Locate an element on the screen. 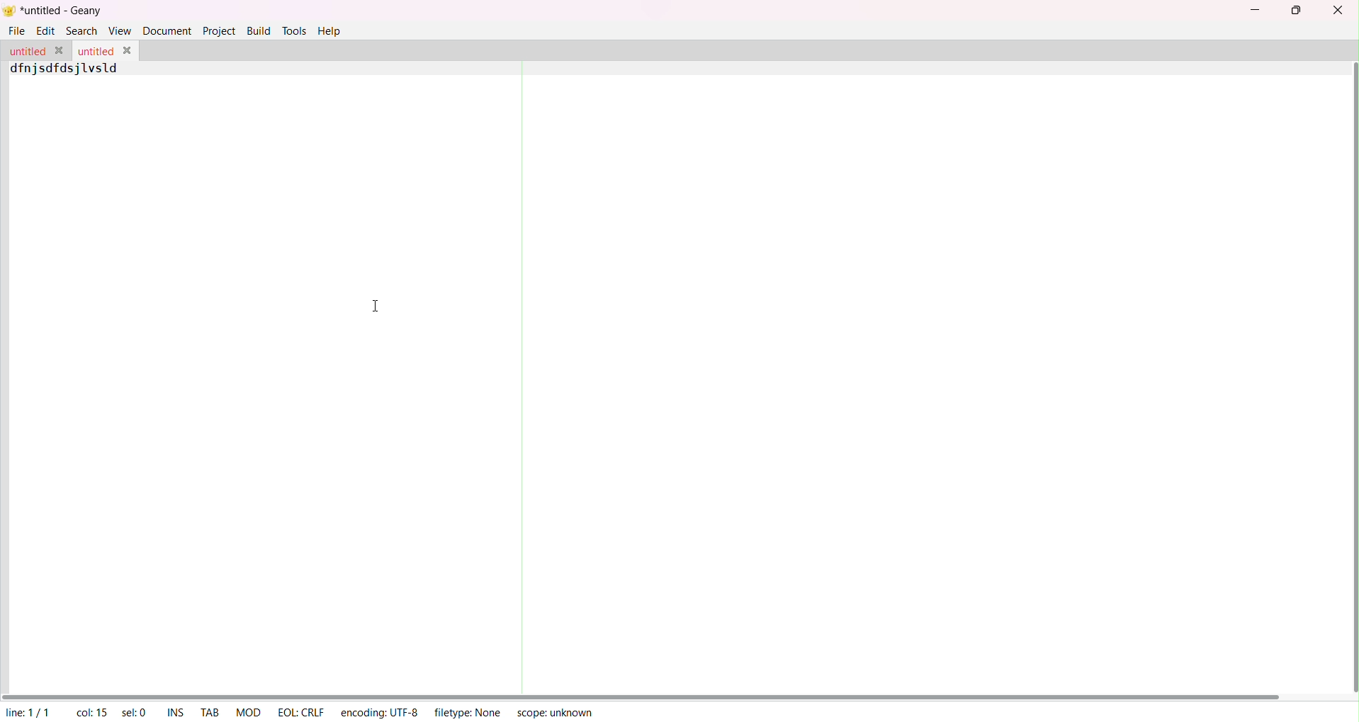  logo is located at coordinates (10, 11).